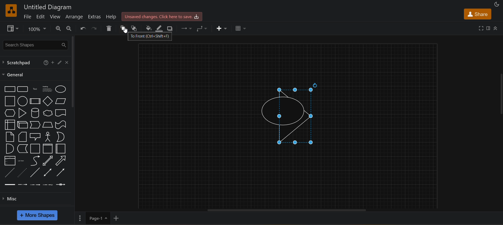 The width and height of the screenshot is (503, 225). Describe the element at coordinates (35, 113) in the screenshot. I see `cylinder` at that location.